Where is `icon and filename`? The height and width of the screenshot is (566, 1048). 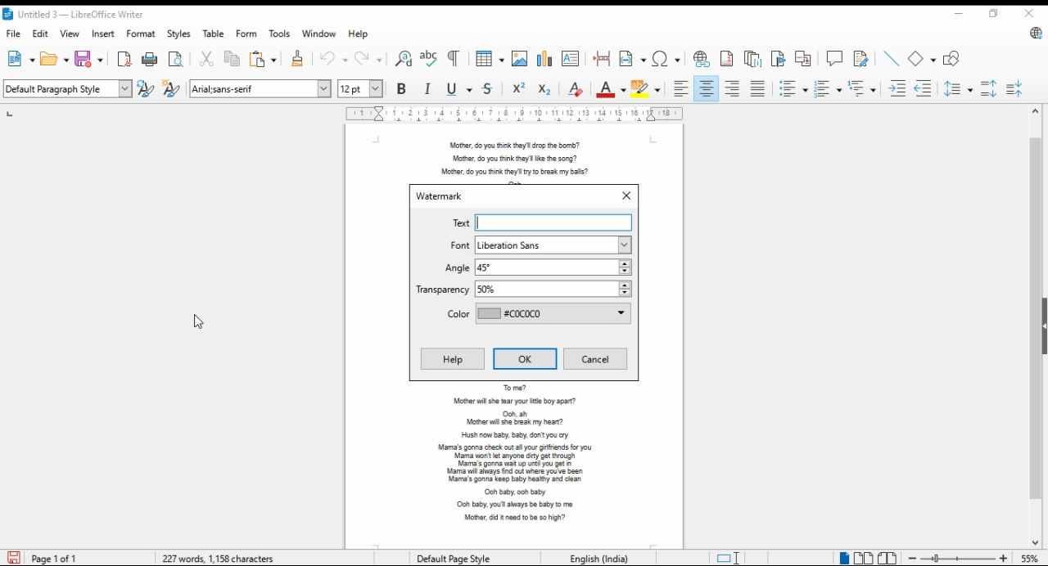
icon and filename is located at coordinates (88, 14).